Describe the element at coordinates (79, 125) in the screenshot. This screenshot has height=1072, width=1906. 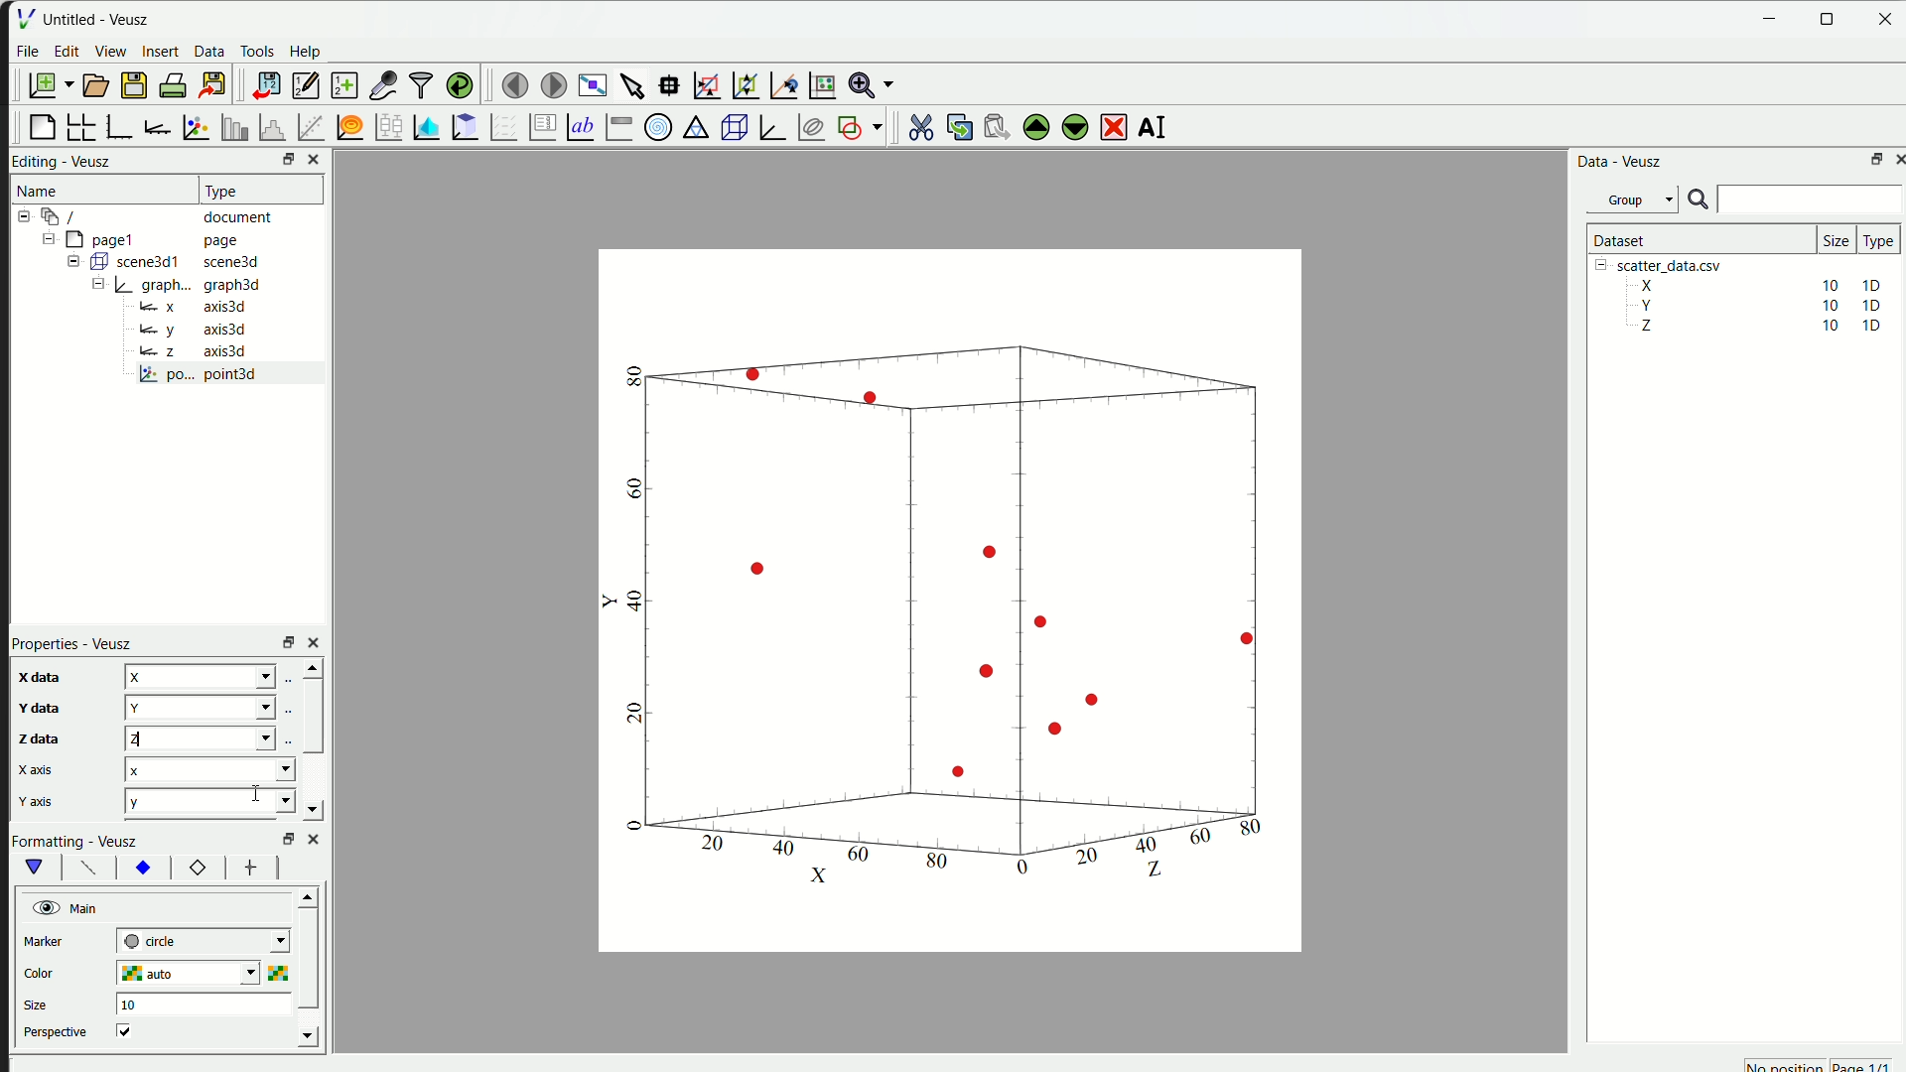
I see `arrange graph in grid` at that location.